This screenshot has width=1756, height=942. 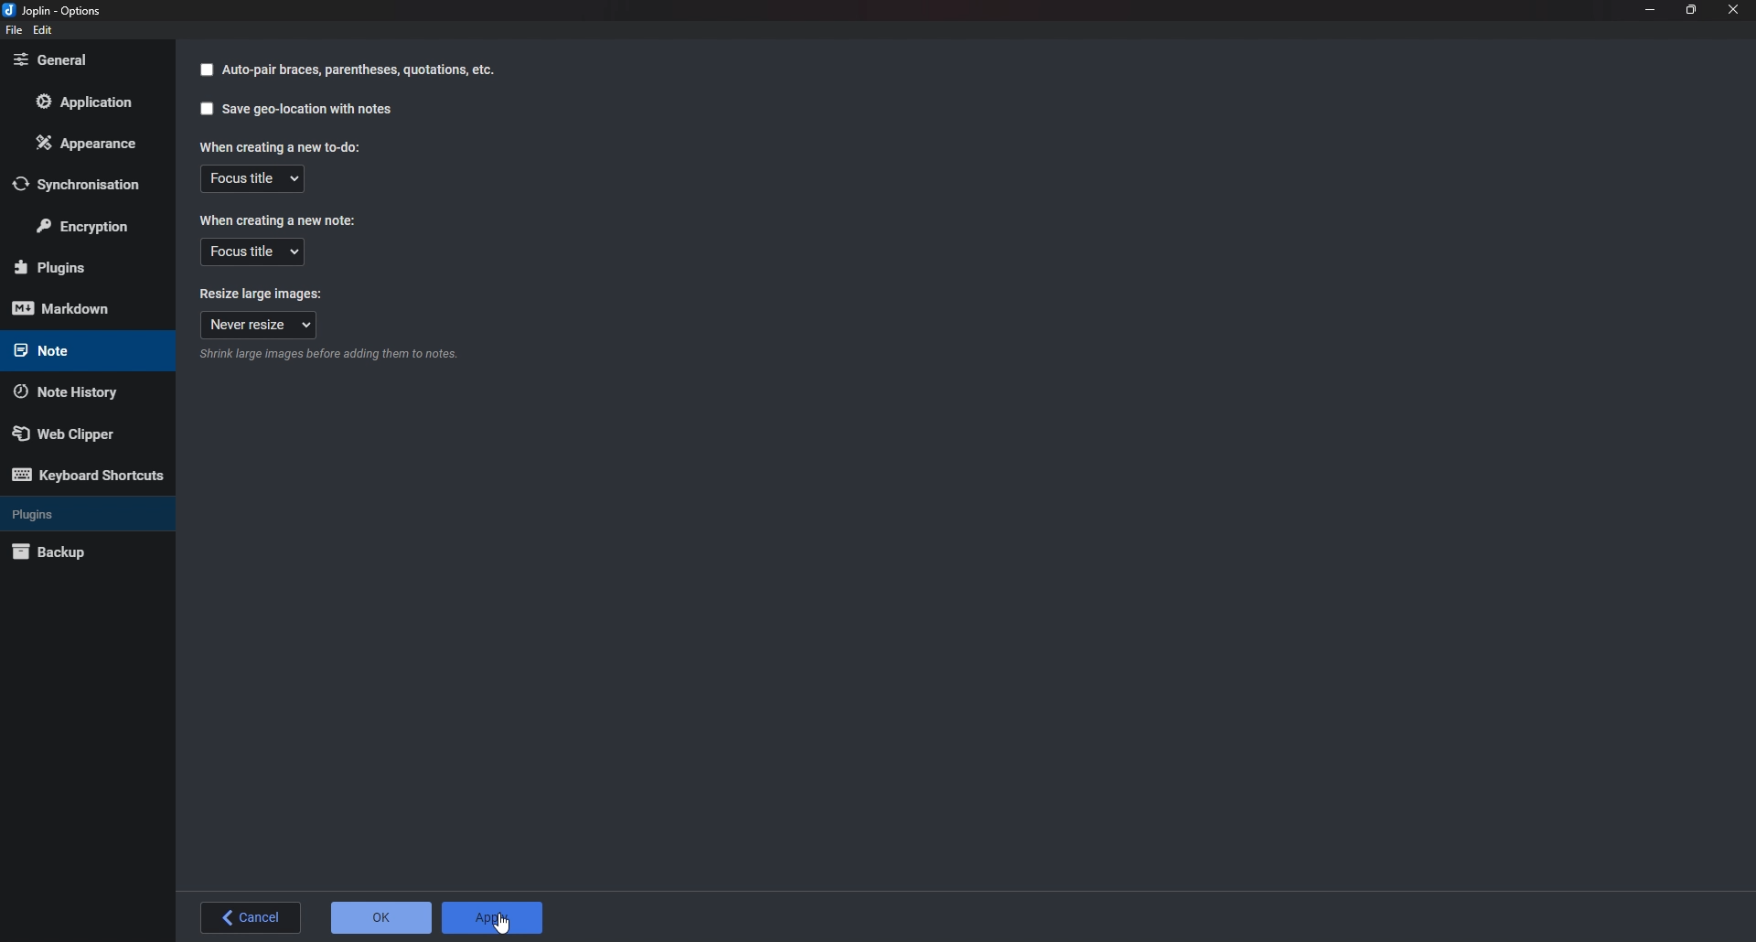 What do you see at coordinates (79, 351) in the screenshot?
I see `note` at bounding box center [79, 351].